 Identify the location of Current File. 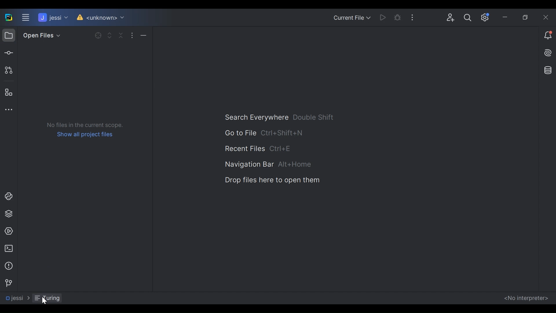
(352, 17).